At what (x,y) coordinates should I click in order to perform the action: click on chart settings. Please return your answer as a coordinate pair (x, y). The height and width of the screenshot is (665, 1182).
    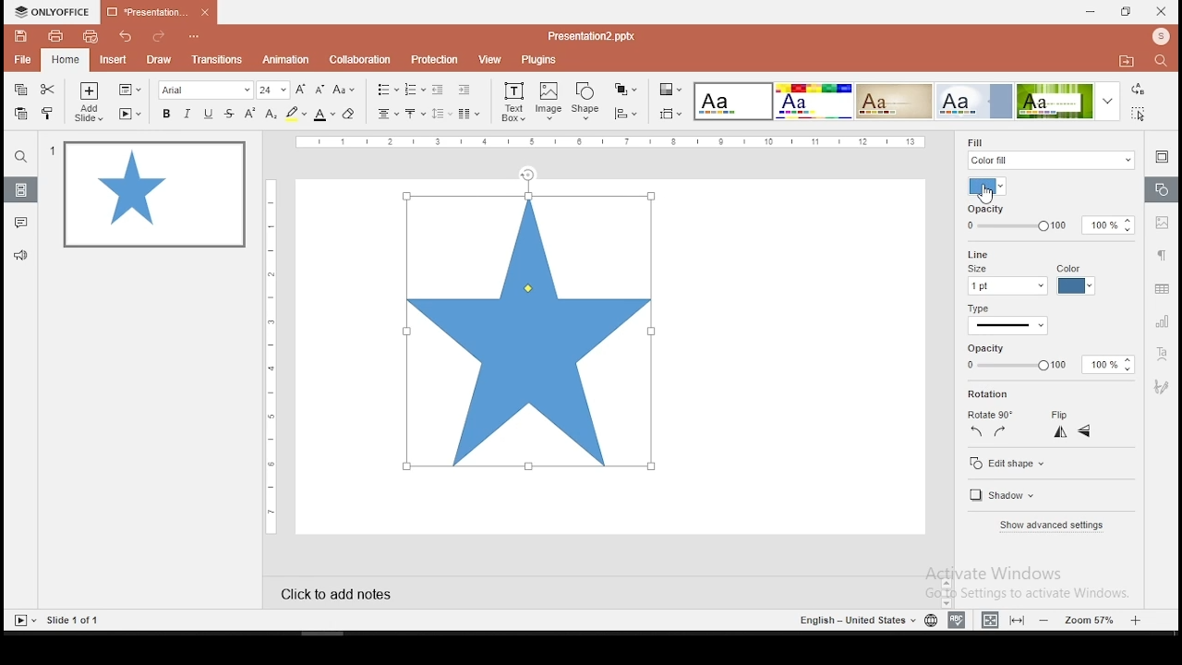
    Looking at the image, I should click on (1160, 320).